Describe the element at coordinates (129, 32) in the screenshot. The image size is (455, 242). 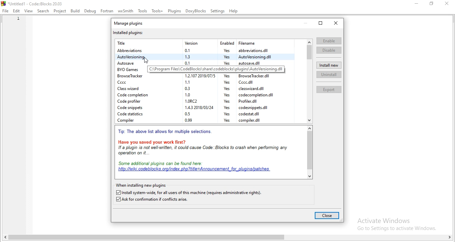
I see `installed plugins` at that location.